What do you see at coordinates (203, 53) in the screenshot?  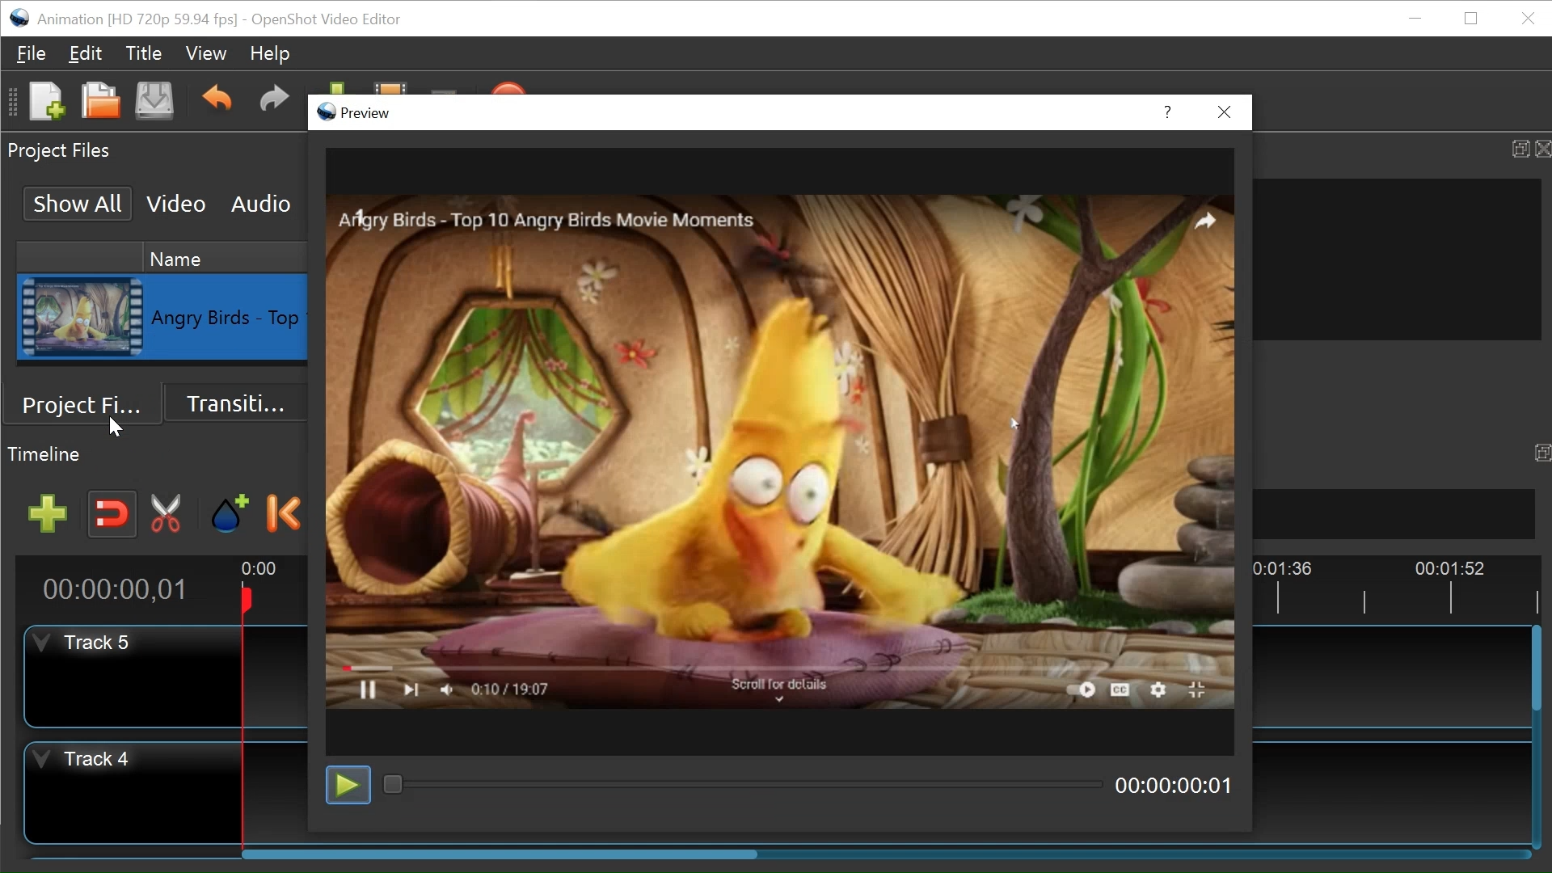 I see `View` at bounding box center [203, 53].